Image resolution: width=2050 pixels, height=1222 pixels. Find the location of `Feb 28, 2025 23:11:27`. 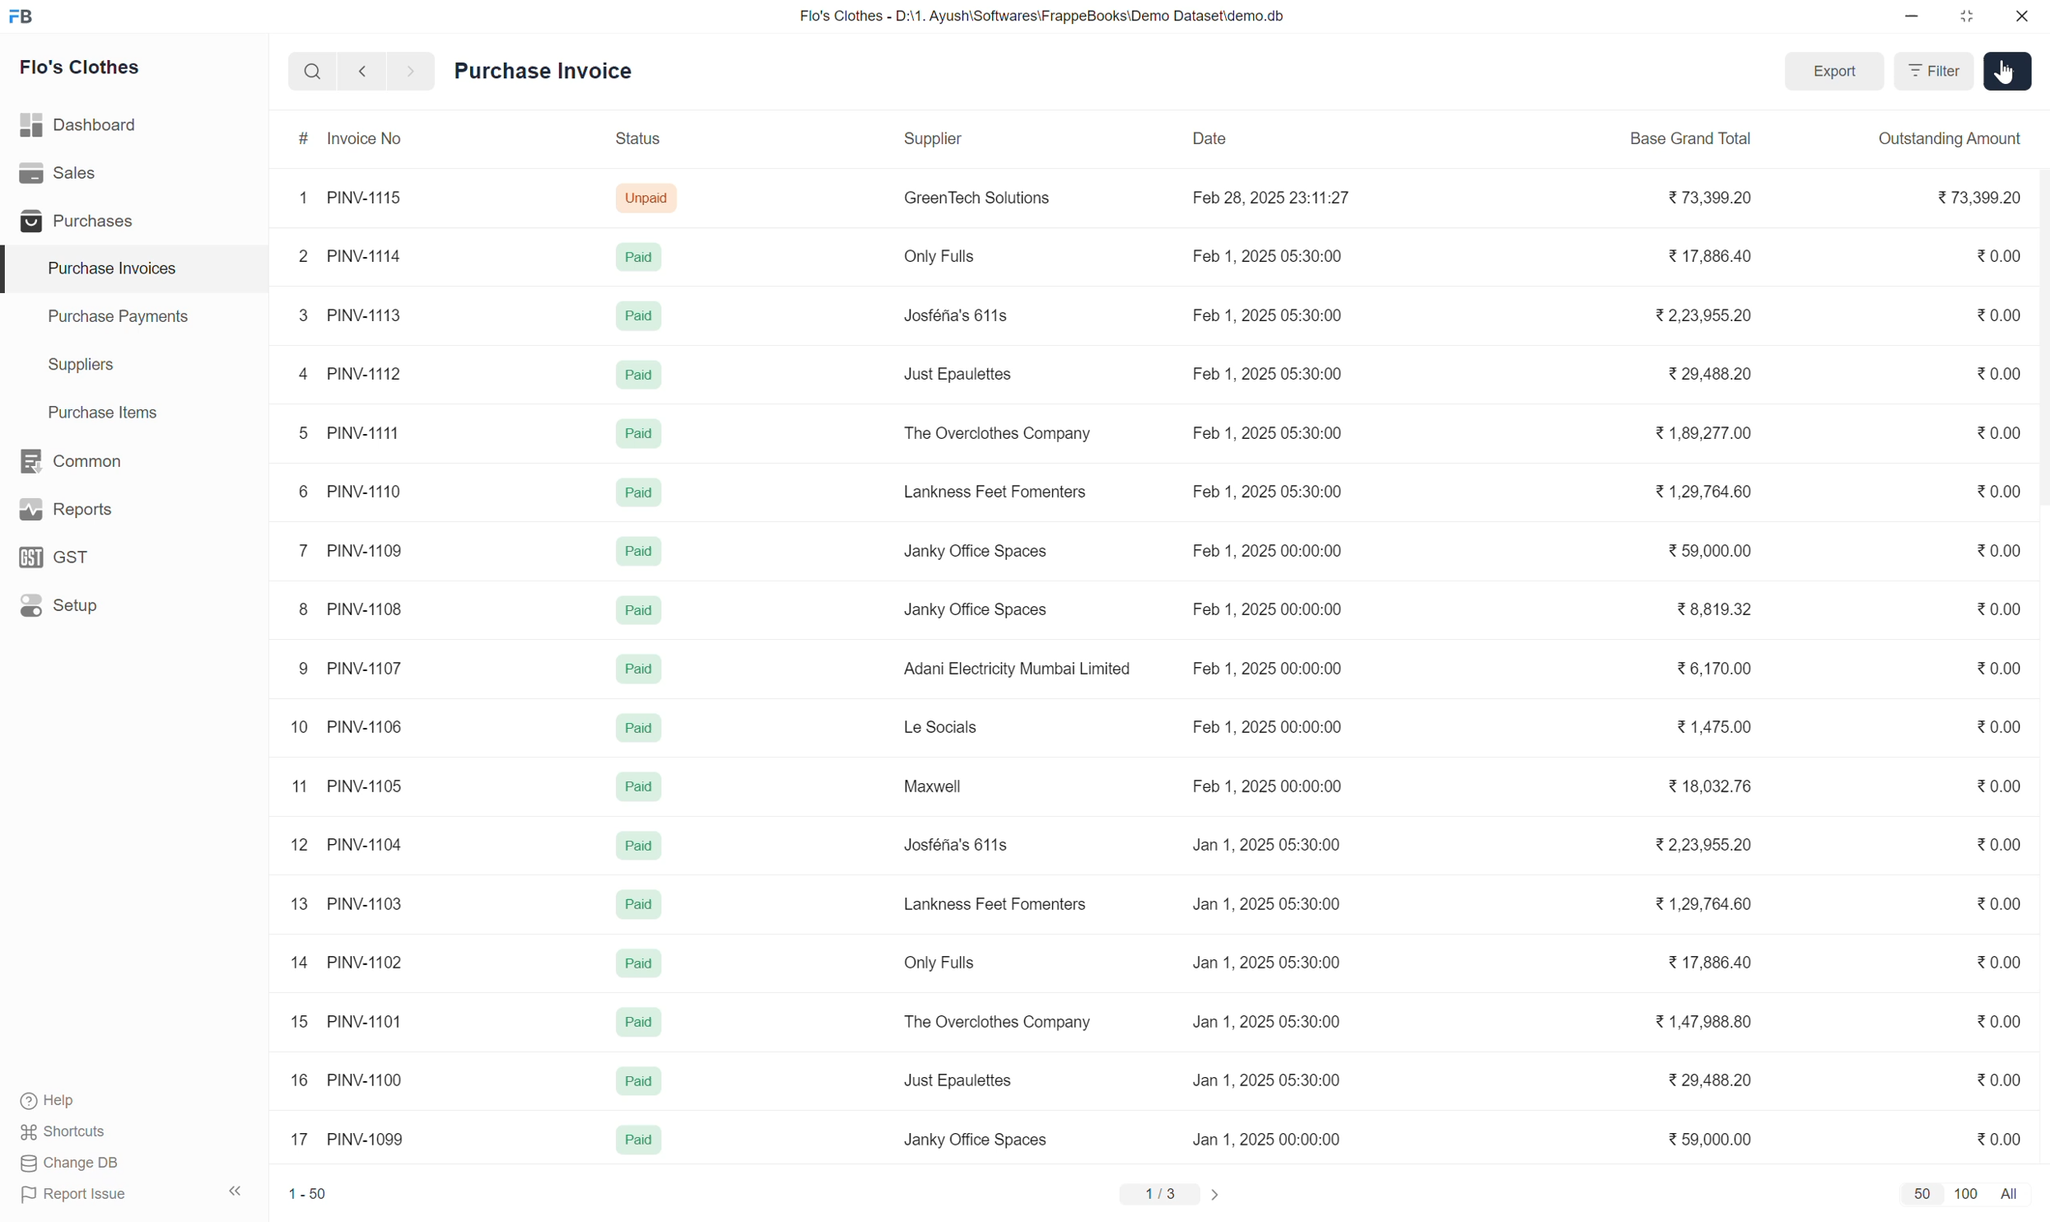

Feb 28, 2025 23:11:27 is located at coordinates (1276, 196).